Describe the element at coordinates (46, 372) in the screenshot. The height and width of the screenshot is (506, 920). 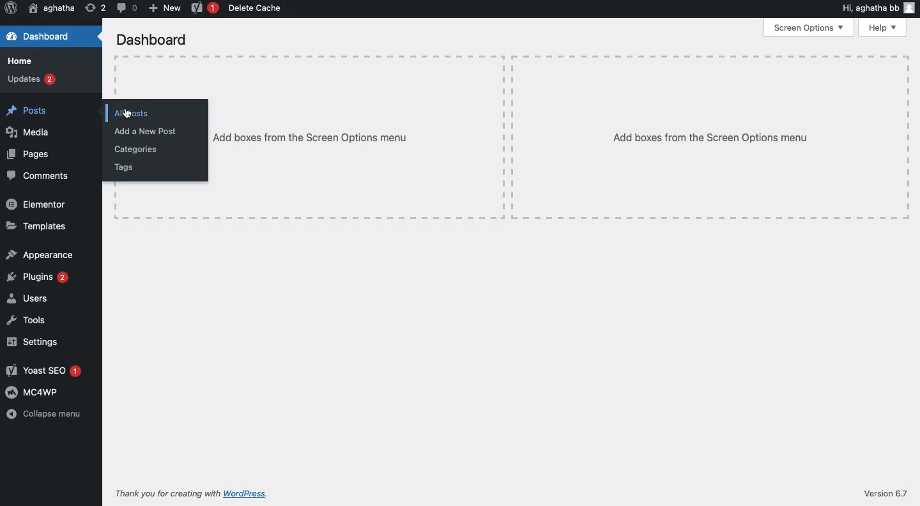
I see `Yoast SEO 1` at that location.